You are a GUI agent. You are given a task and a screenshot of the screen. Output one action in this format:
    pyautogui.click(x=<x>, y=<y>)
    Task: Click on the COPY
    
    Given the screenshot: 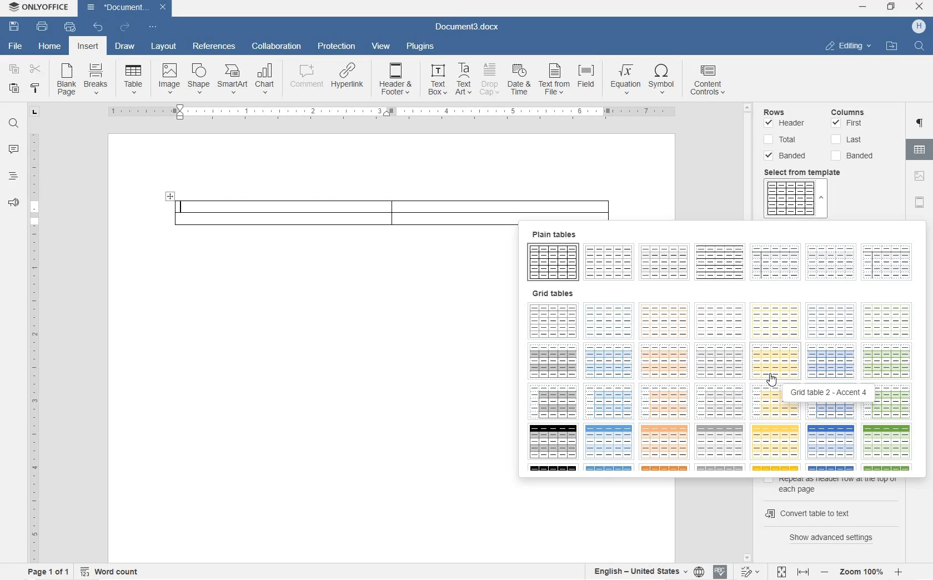 What is the action you would take?
    pyautogui.click(x=13, y=69)
    